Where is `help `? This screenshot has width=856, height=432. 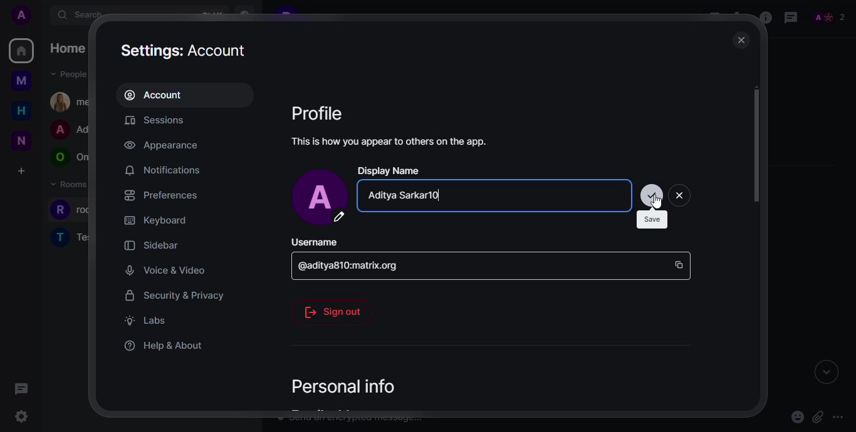
help  is located at coordinates (164, 345).